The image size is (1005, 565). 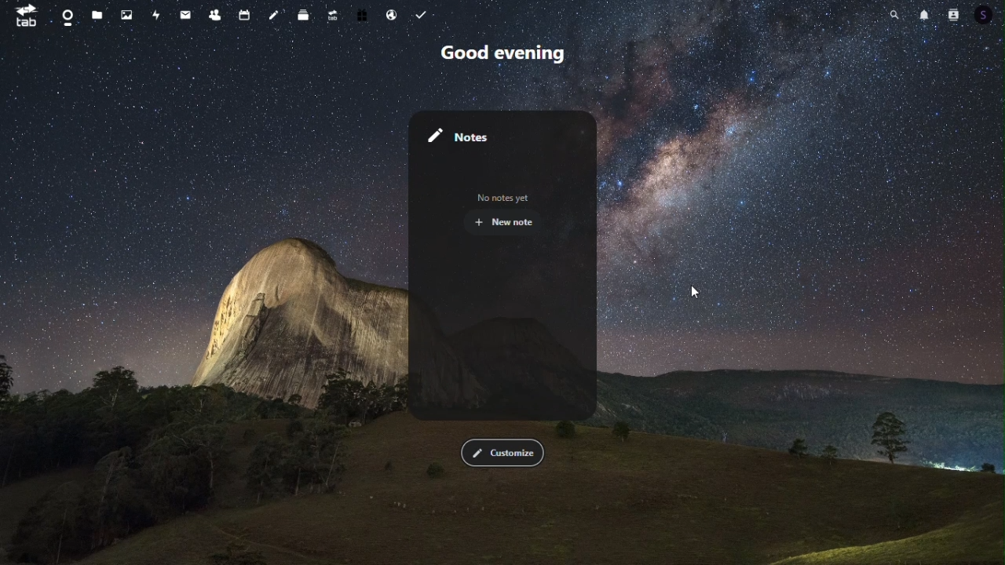 What do you see at coordinates (955, 14) in the screenshot?
I see `Contacts` at bounding box center [955, 14].